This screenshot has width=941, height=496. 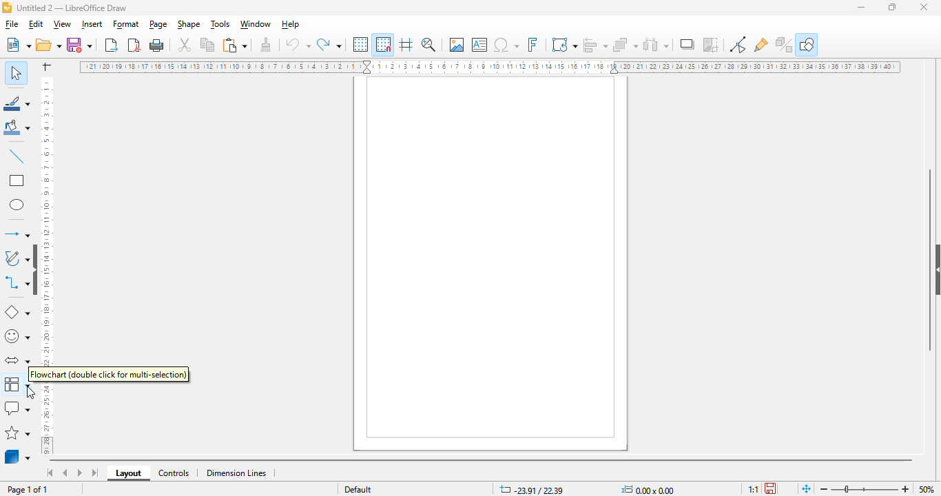 What do you see at coordinates (489, 66) in the screenshot?
I see `ruler` at bounding box center [489, 66].